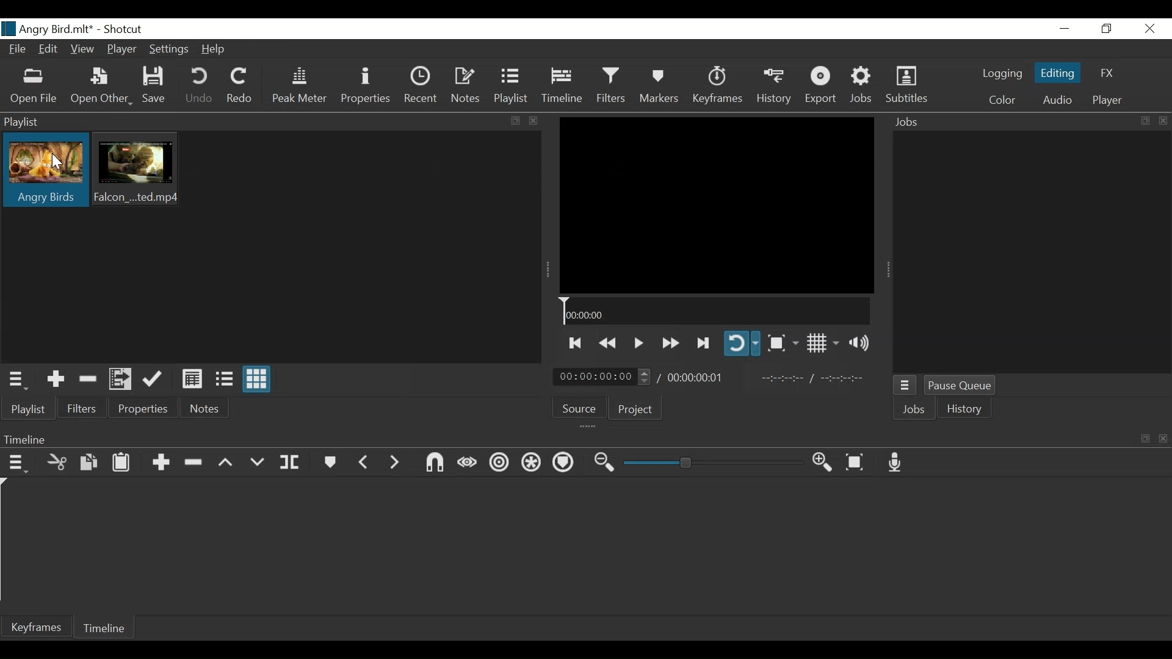 This screenshot has height=659, width=1172. What do you see at coordinates (1058, 74) in the screenshot?
I see `Editing` at bounding box center [1058, 74].